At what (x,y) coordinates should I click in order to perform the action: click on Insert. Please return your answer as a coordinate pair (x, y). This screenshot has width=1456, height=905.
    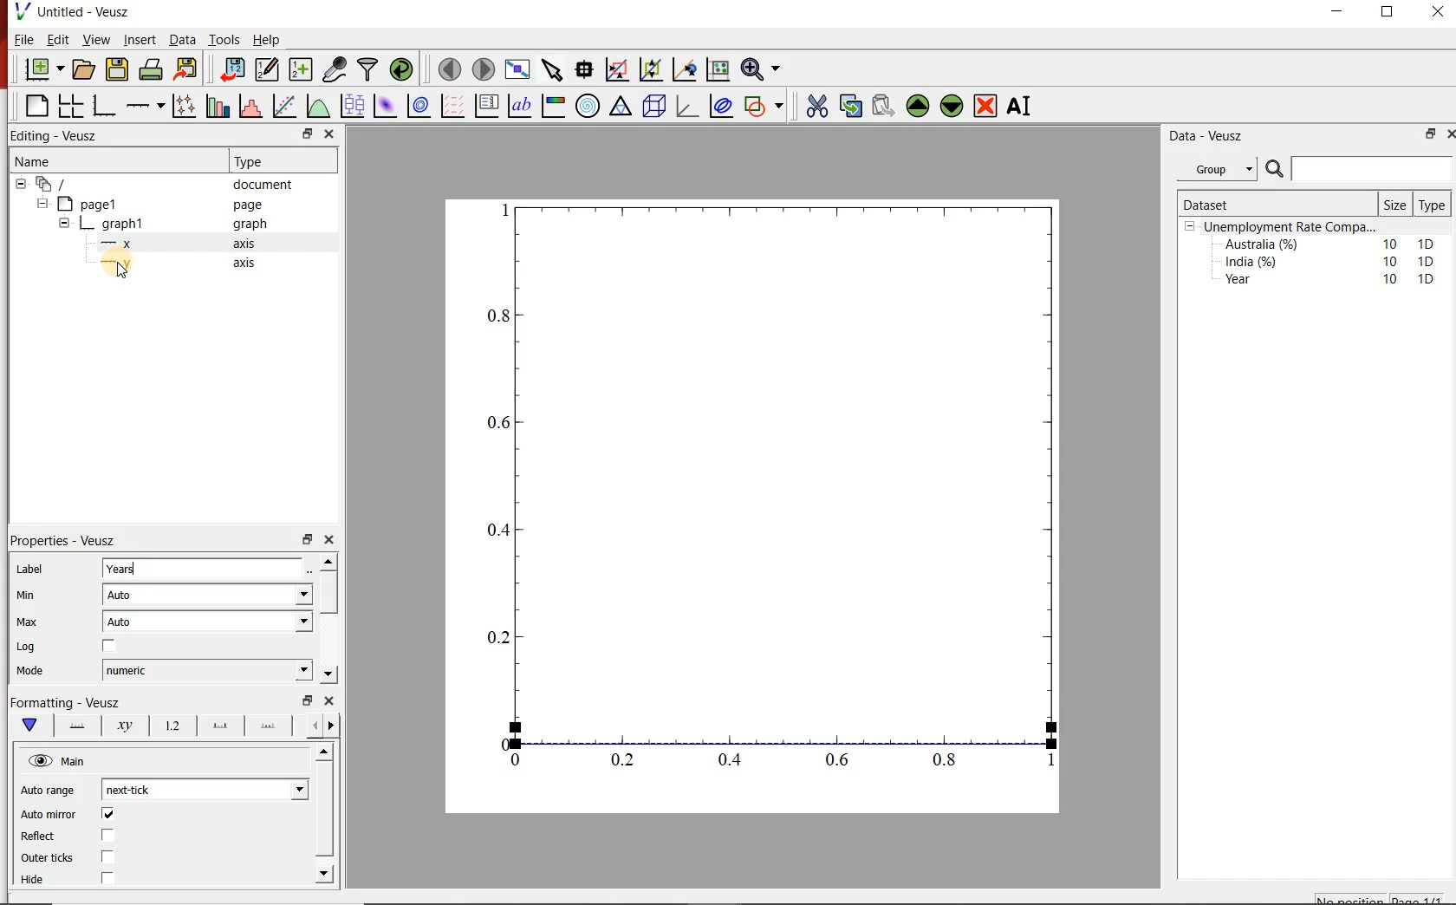
    Looking at the image, I should click on (139, 39).